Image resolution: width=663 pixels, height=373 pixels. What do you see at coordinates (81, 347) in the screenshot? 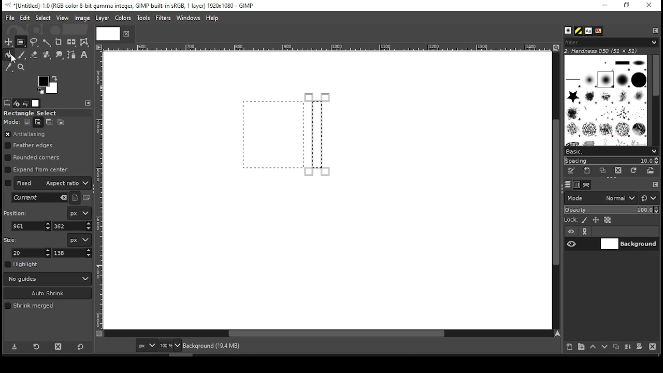
I see `reset to defaults` at bounding box center [81, 347].